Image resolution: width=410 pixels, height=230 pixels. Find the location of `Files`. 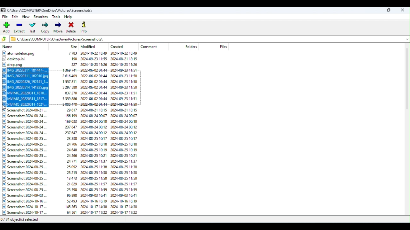

Files is located at coordinates (74, 162).